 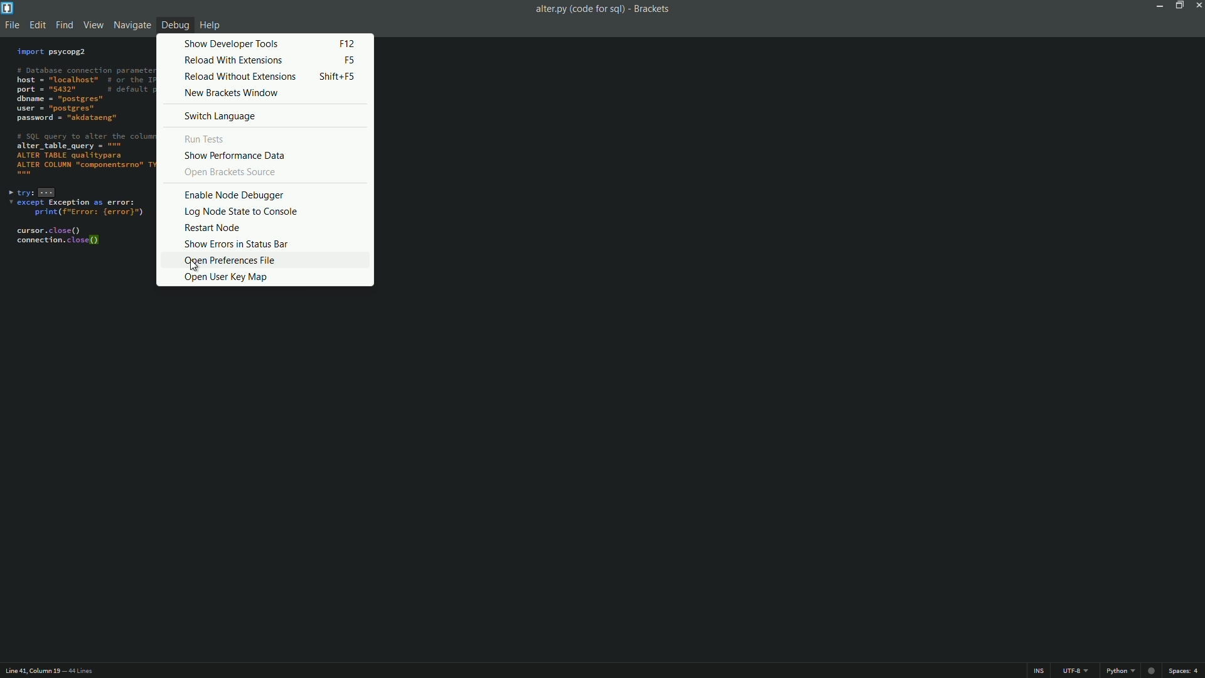 I want to click on Minimize, so click(x=1157, y=5).